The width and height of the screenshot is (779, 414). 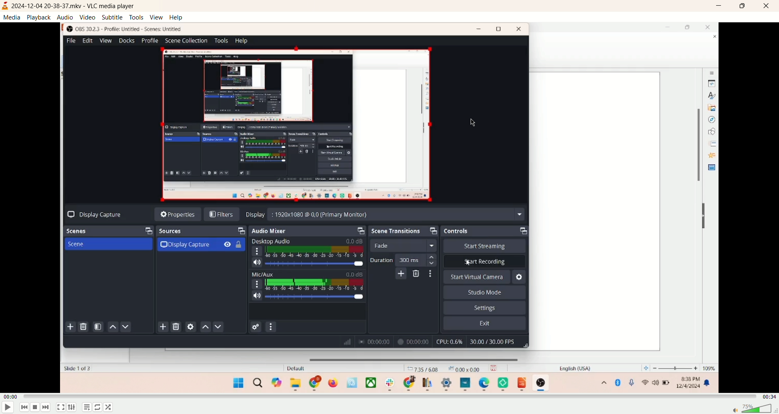 What do you see at coordinates (7, 408) in the screenshot?
I see `play/pause` at bounding box center [7, 408].